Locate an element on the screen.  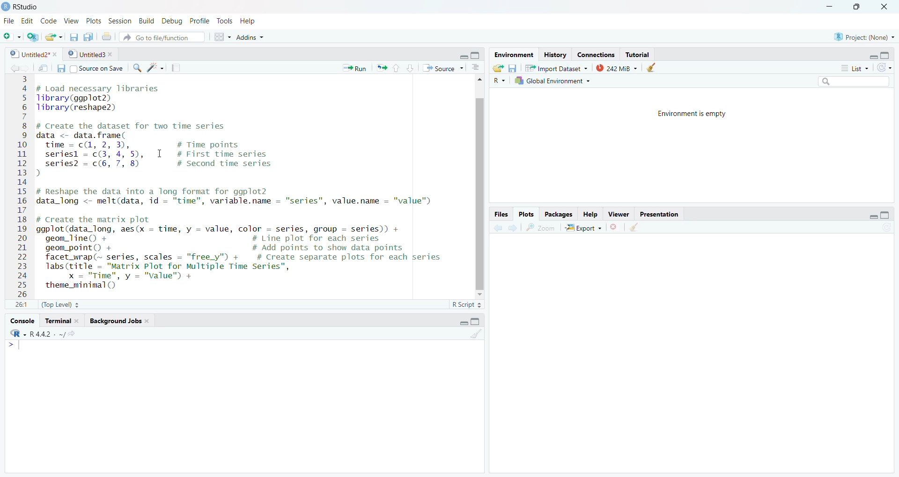
code tools is located at coordinates (155, 68).